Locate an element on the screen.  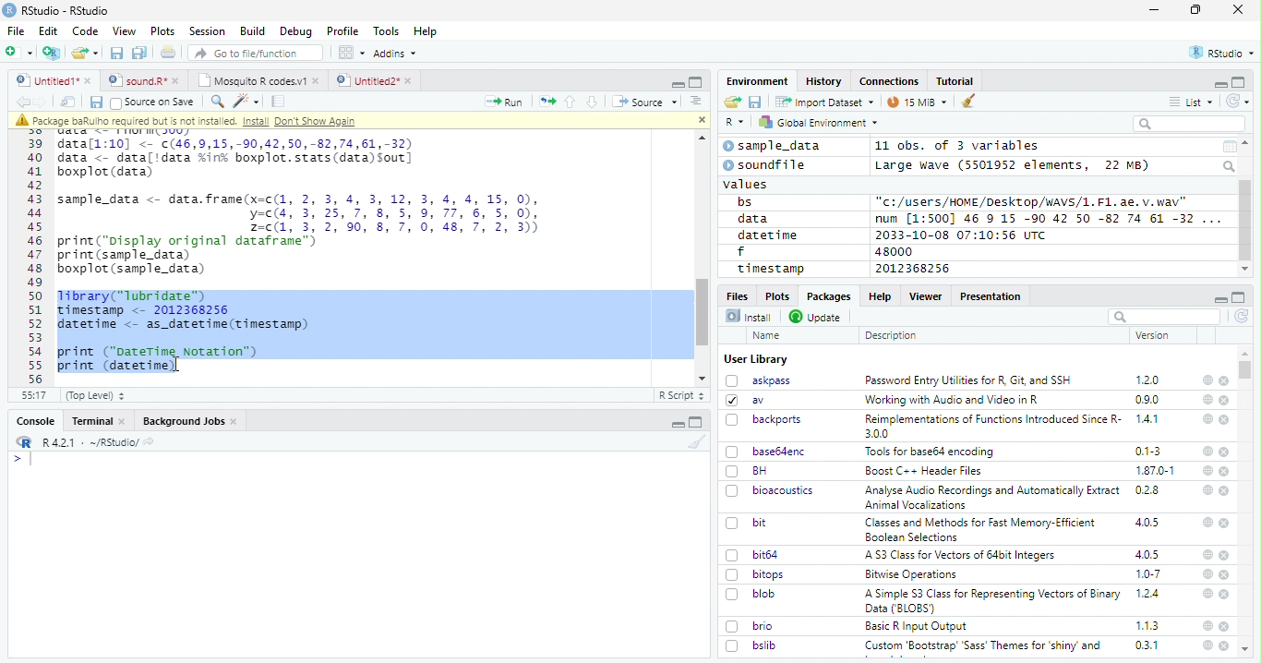
Addins is located at coordinates (395, 54).